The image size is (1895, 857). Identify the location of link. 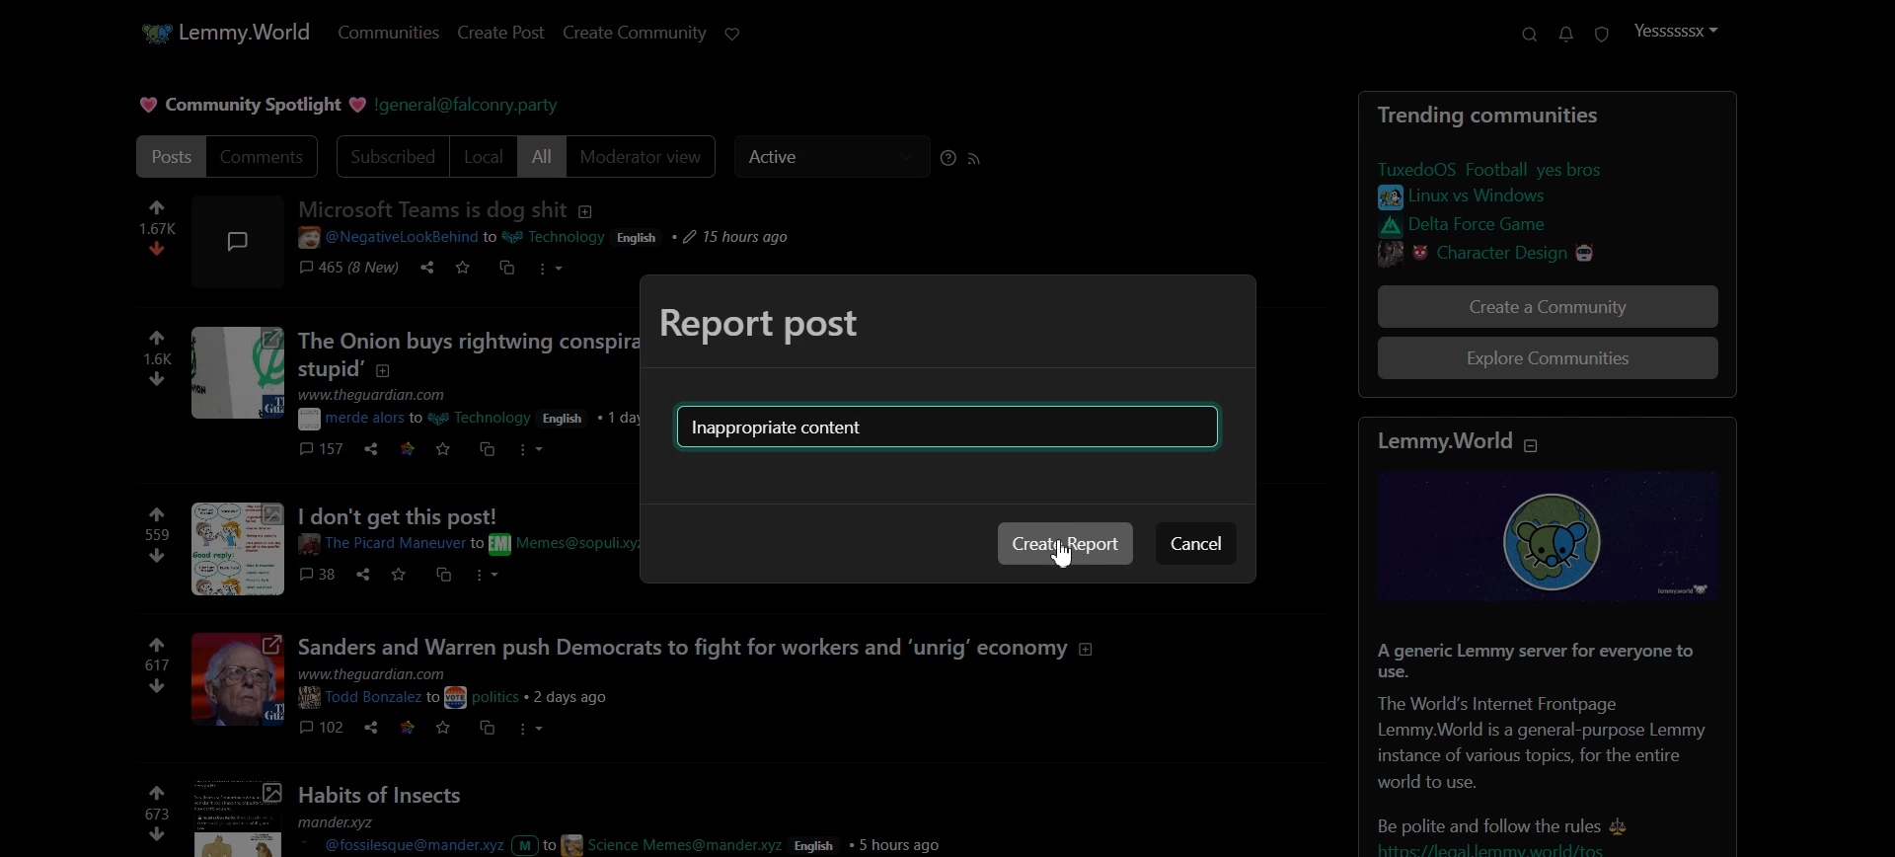
(1494, 197).